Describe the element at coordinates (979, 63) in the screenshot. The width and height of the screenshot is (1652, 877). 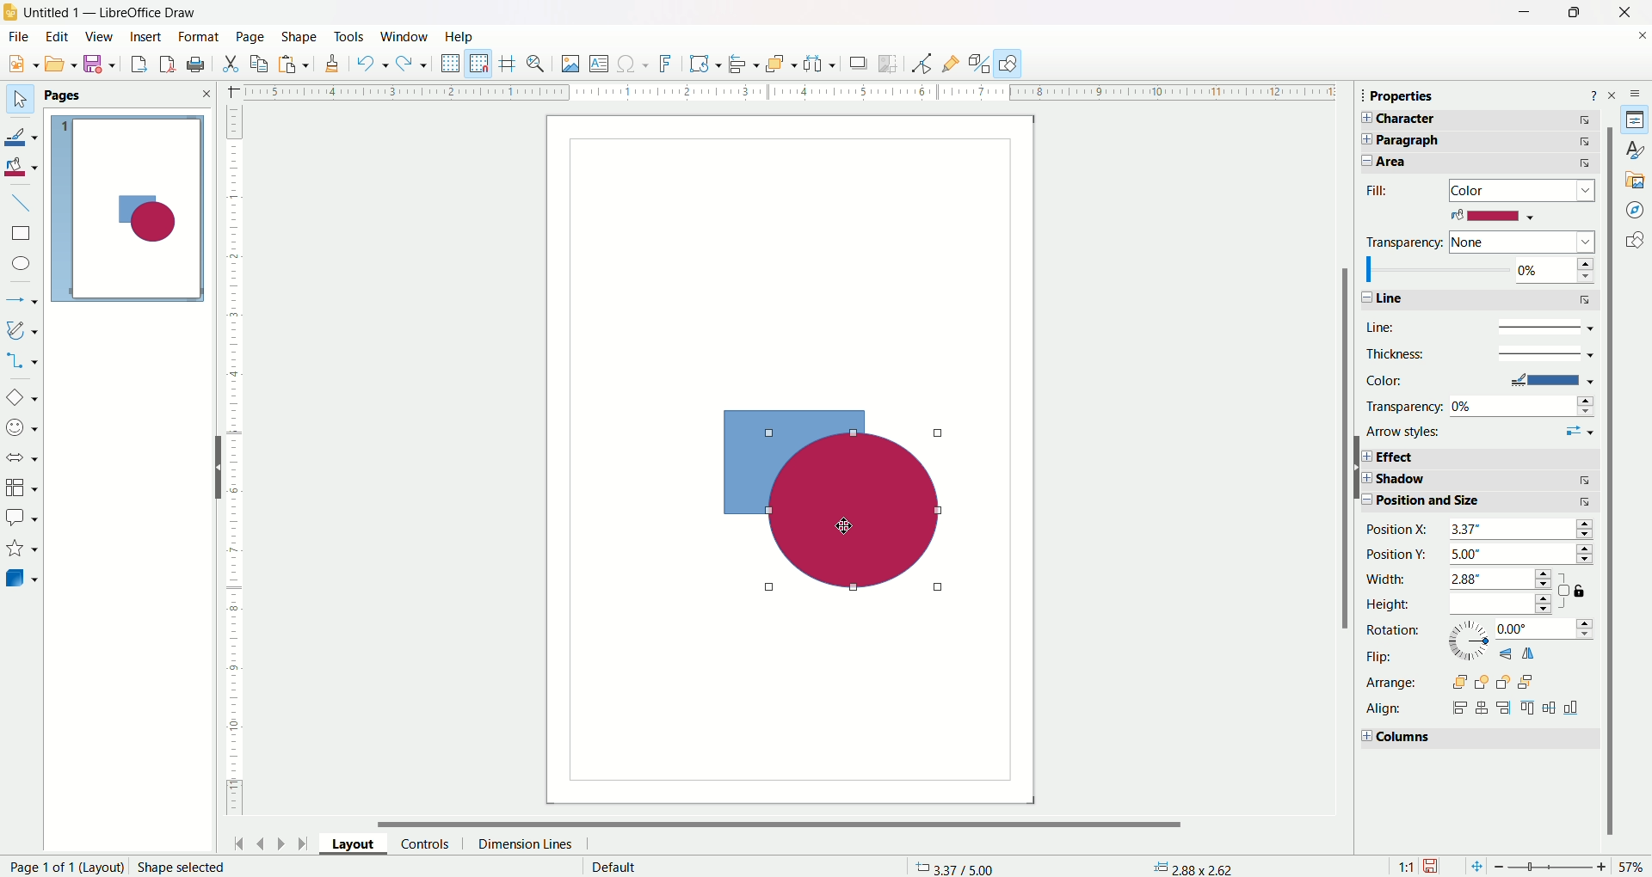
I see `extrusion` at that location.